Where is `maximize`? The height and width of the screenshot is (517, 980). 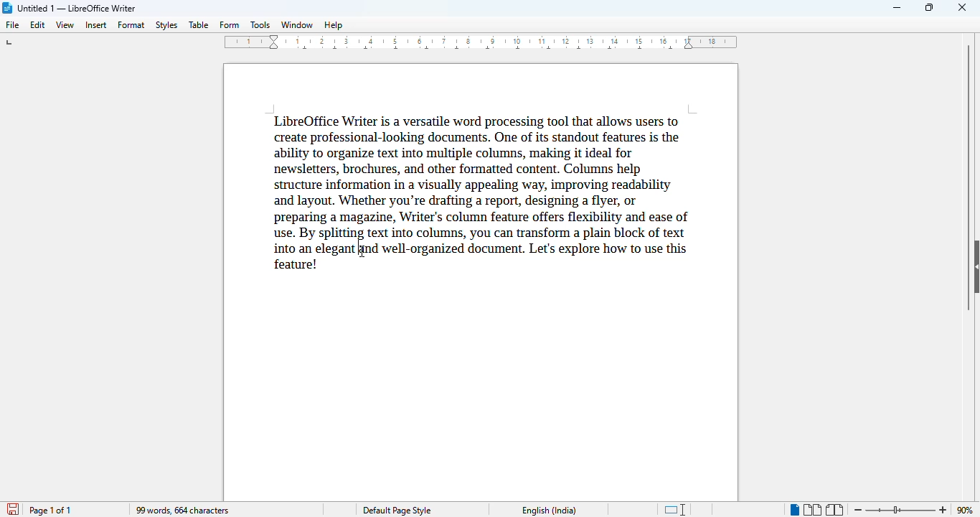
maximize is located at coordinates (930, 7).